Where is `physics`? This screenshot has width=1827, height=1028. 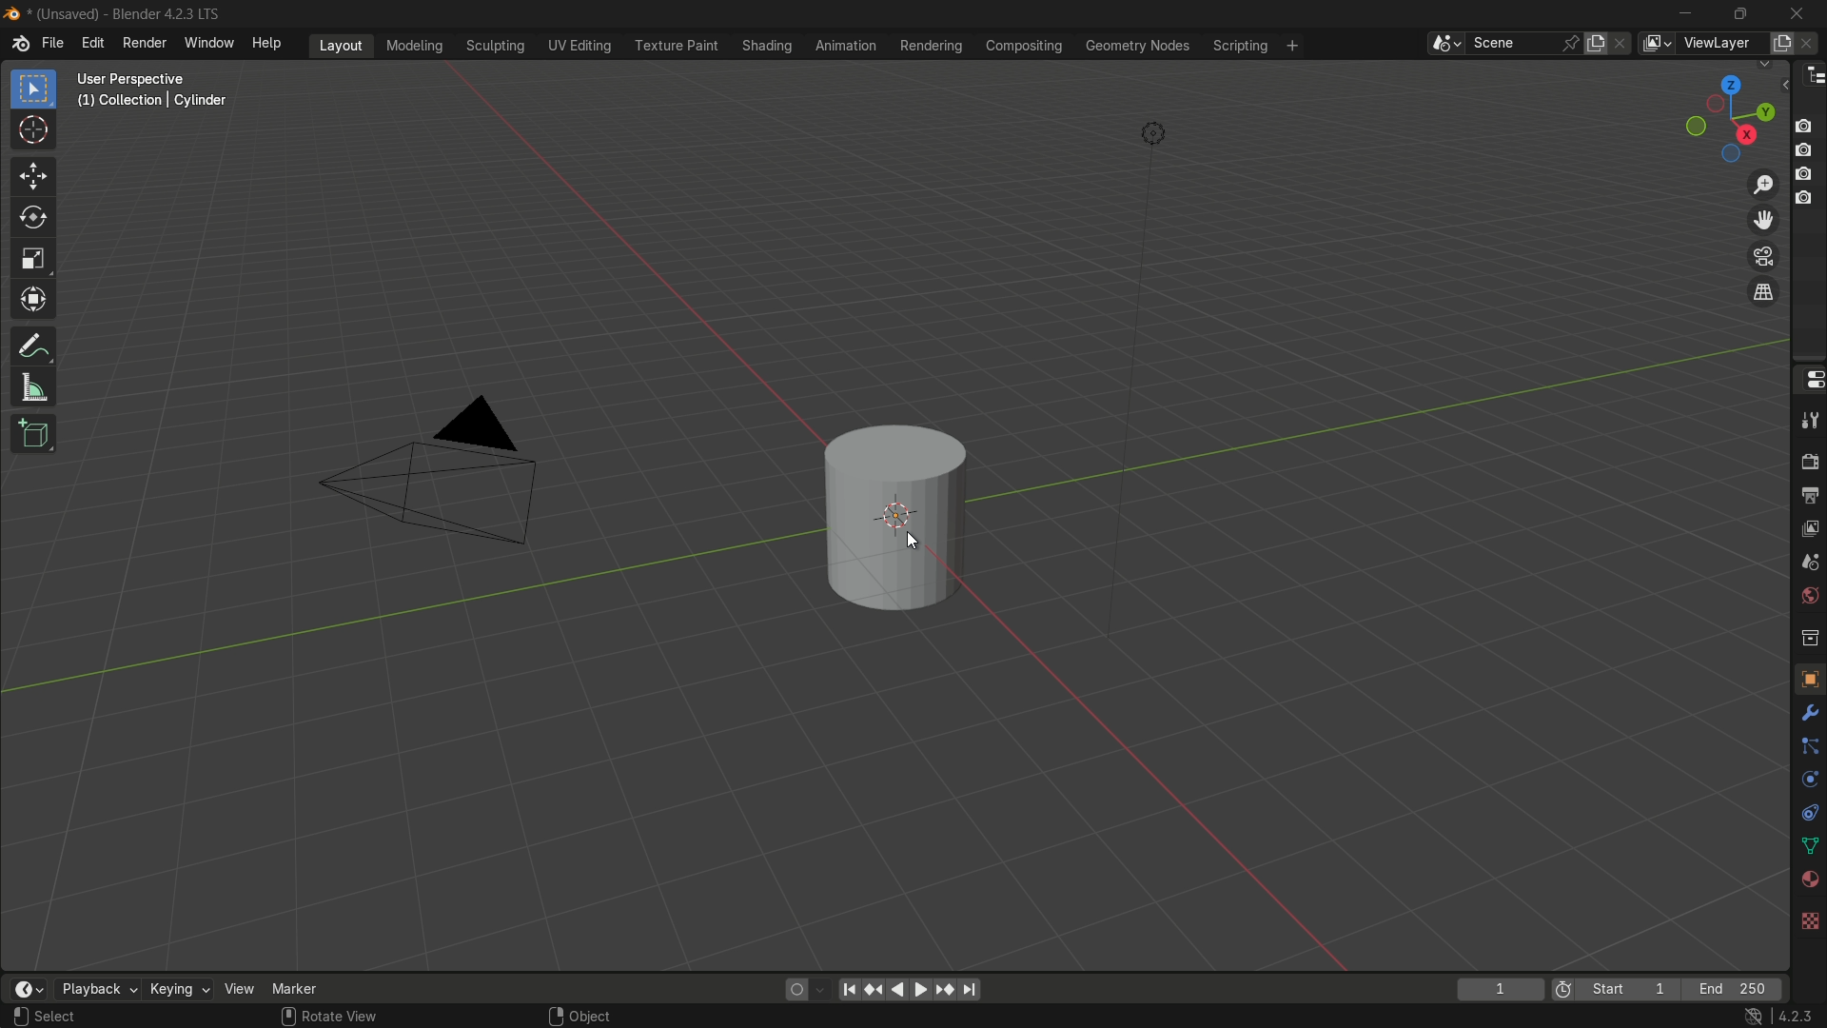 physics is located at coordinates (1808, 782).